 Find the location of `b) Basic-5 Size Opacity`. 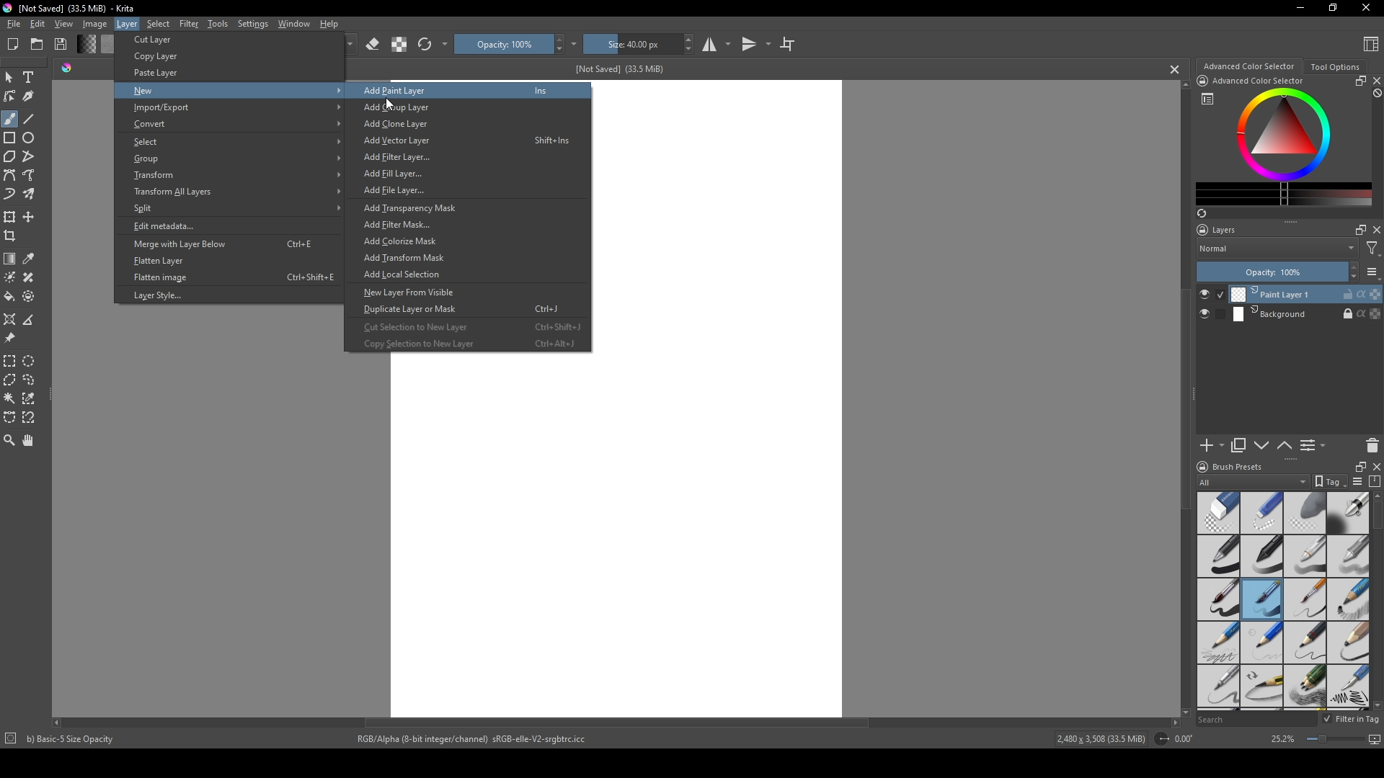

b) Basic-5 Size Opacity is located at coordinates (74, 739).